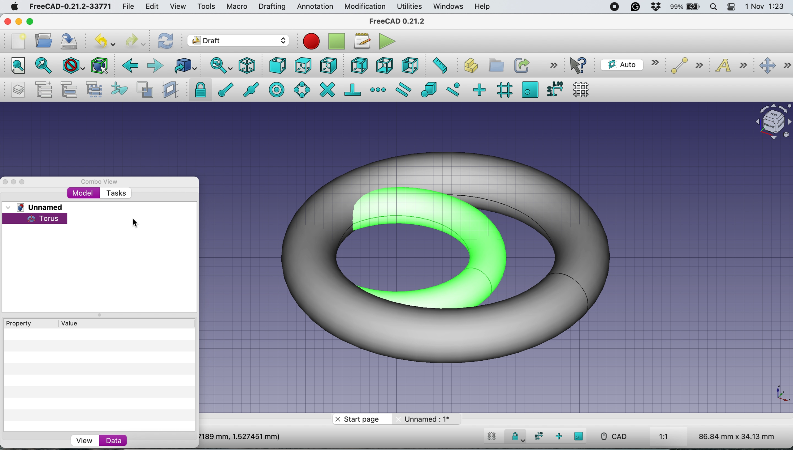 This screenshot has height=450, width=793. Describe the element at coordinates (770, 122) in the screenshot. I see `Navigation Cube` at that location.